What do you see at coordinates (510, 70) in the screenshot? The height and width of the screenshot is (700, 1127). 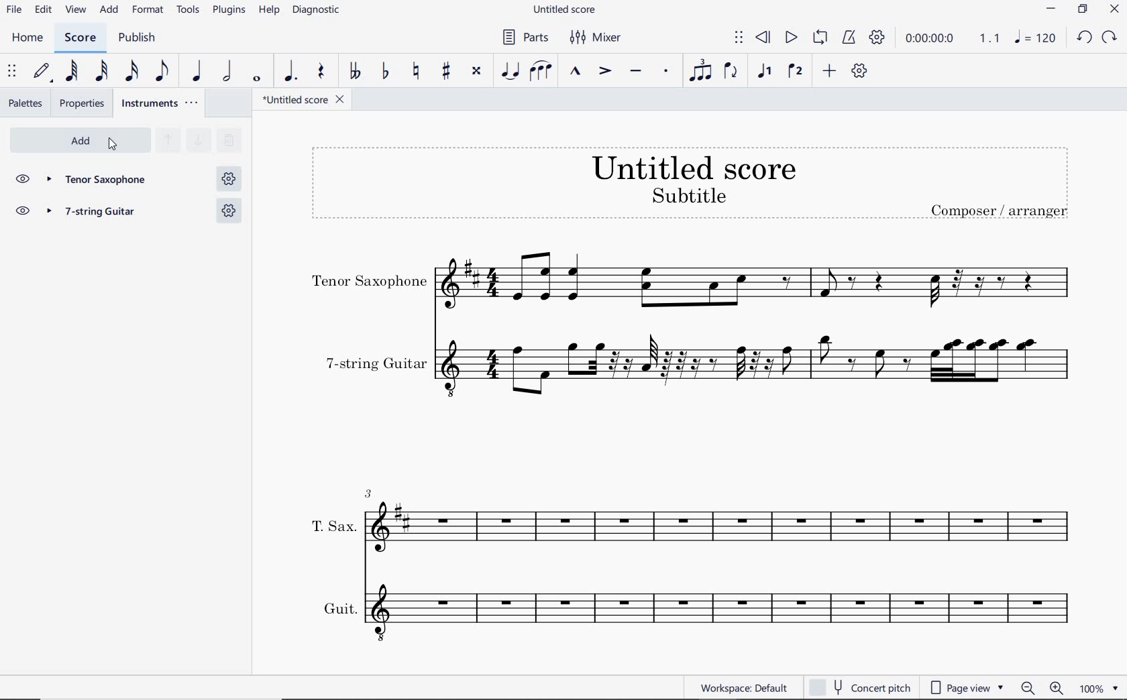 I see `TIE` at bounding box center [510, 70].